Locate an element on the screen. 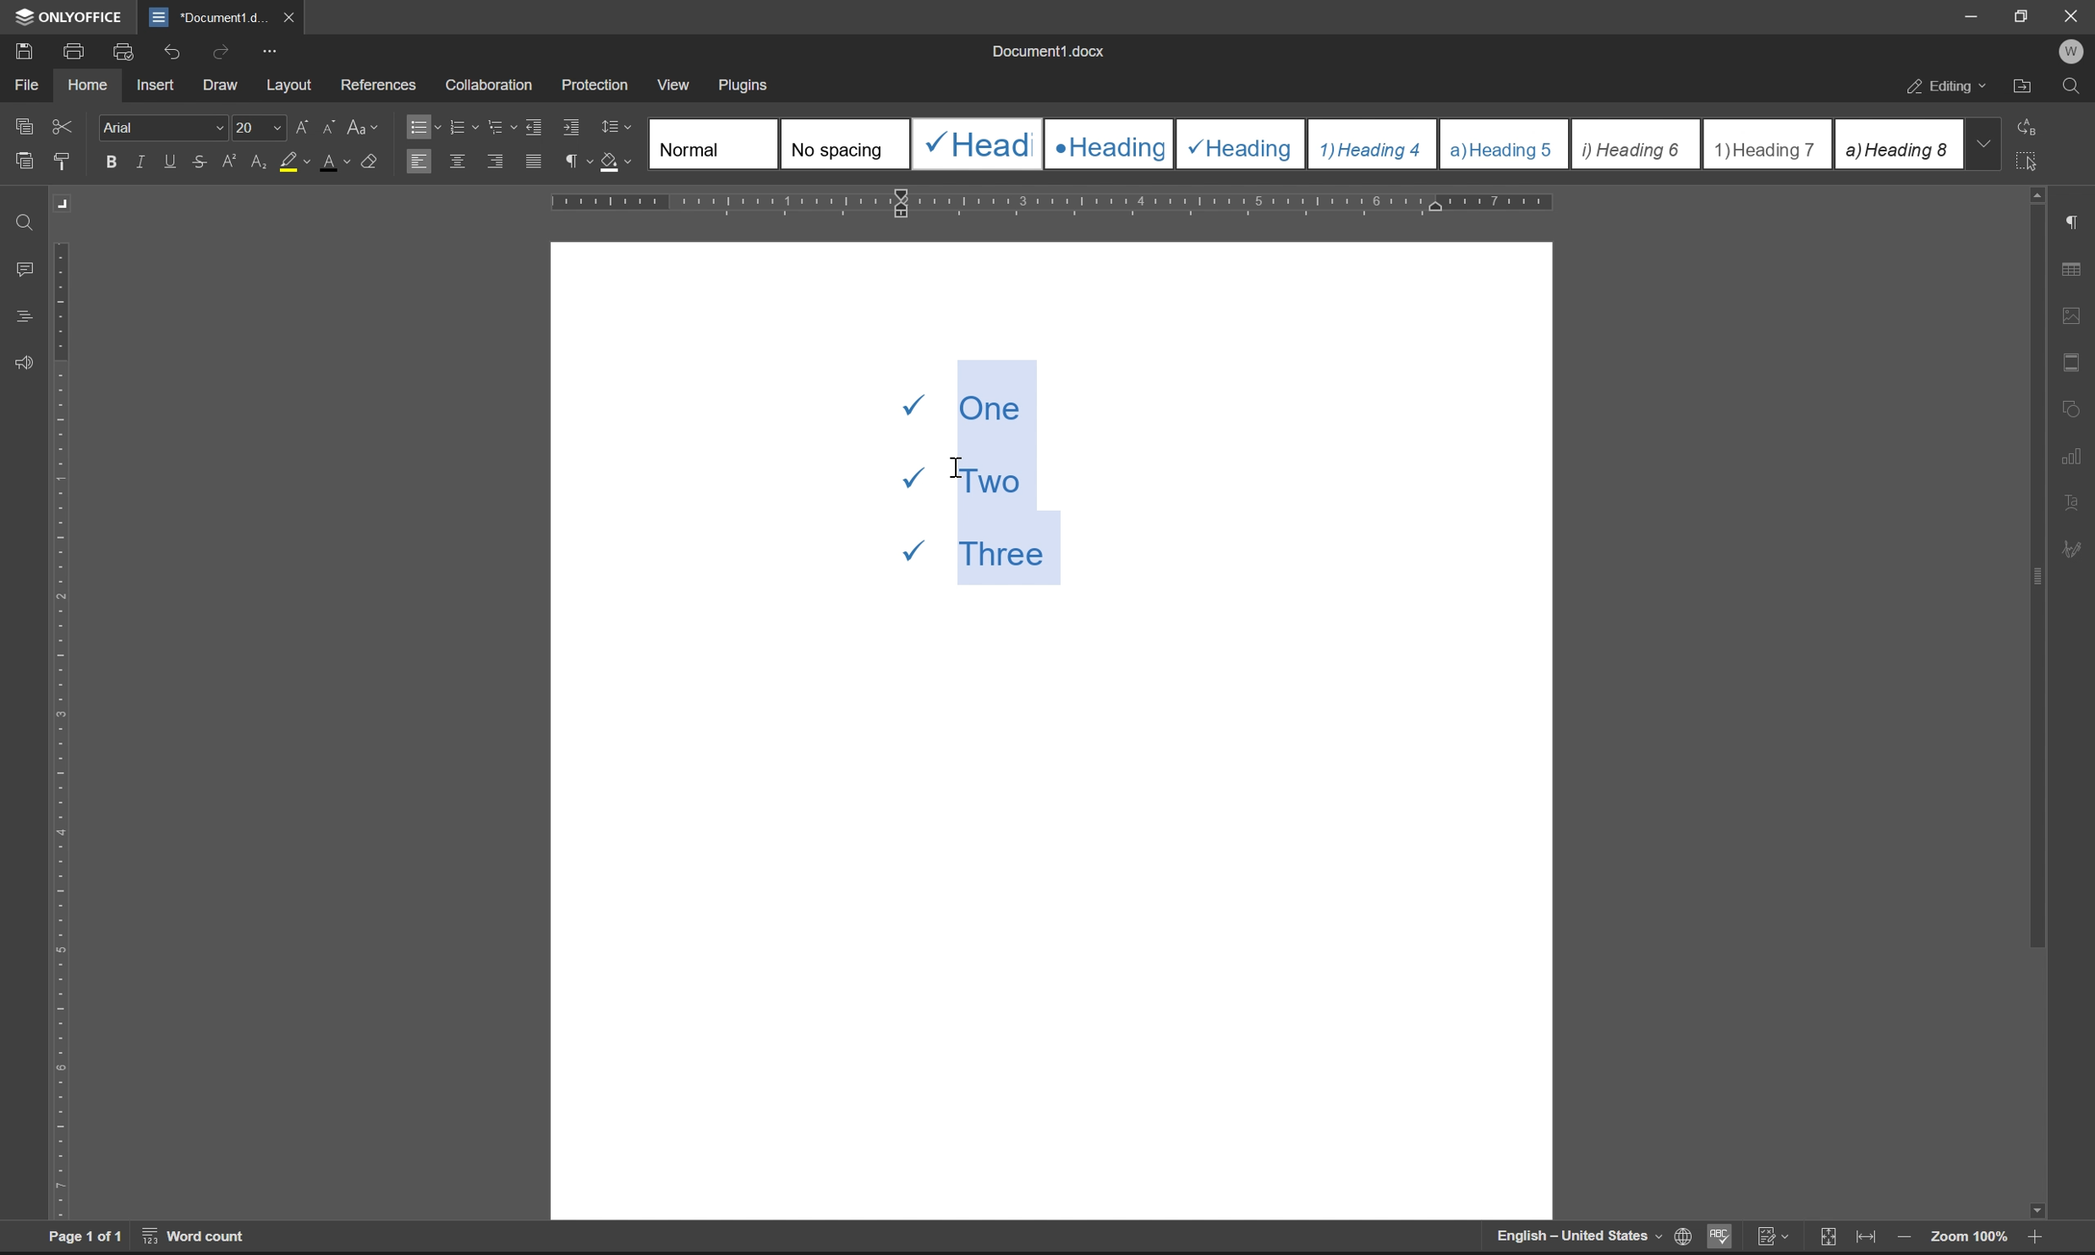  minimize is located at coordinates (1972, 16).